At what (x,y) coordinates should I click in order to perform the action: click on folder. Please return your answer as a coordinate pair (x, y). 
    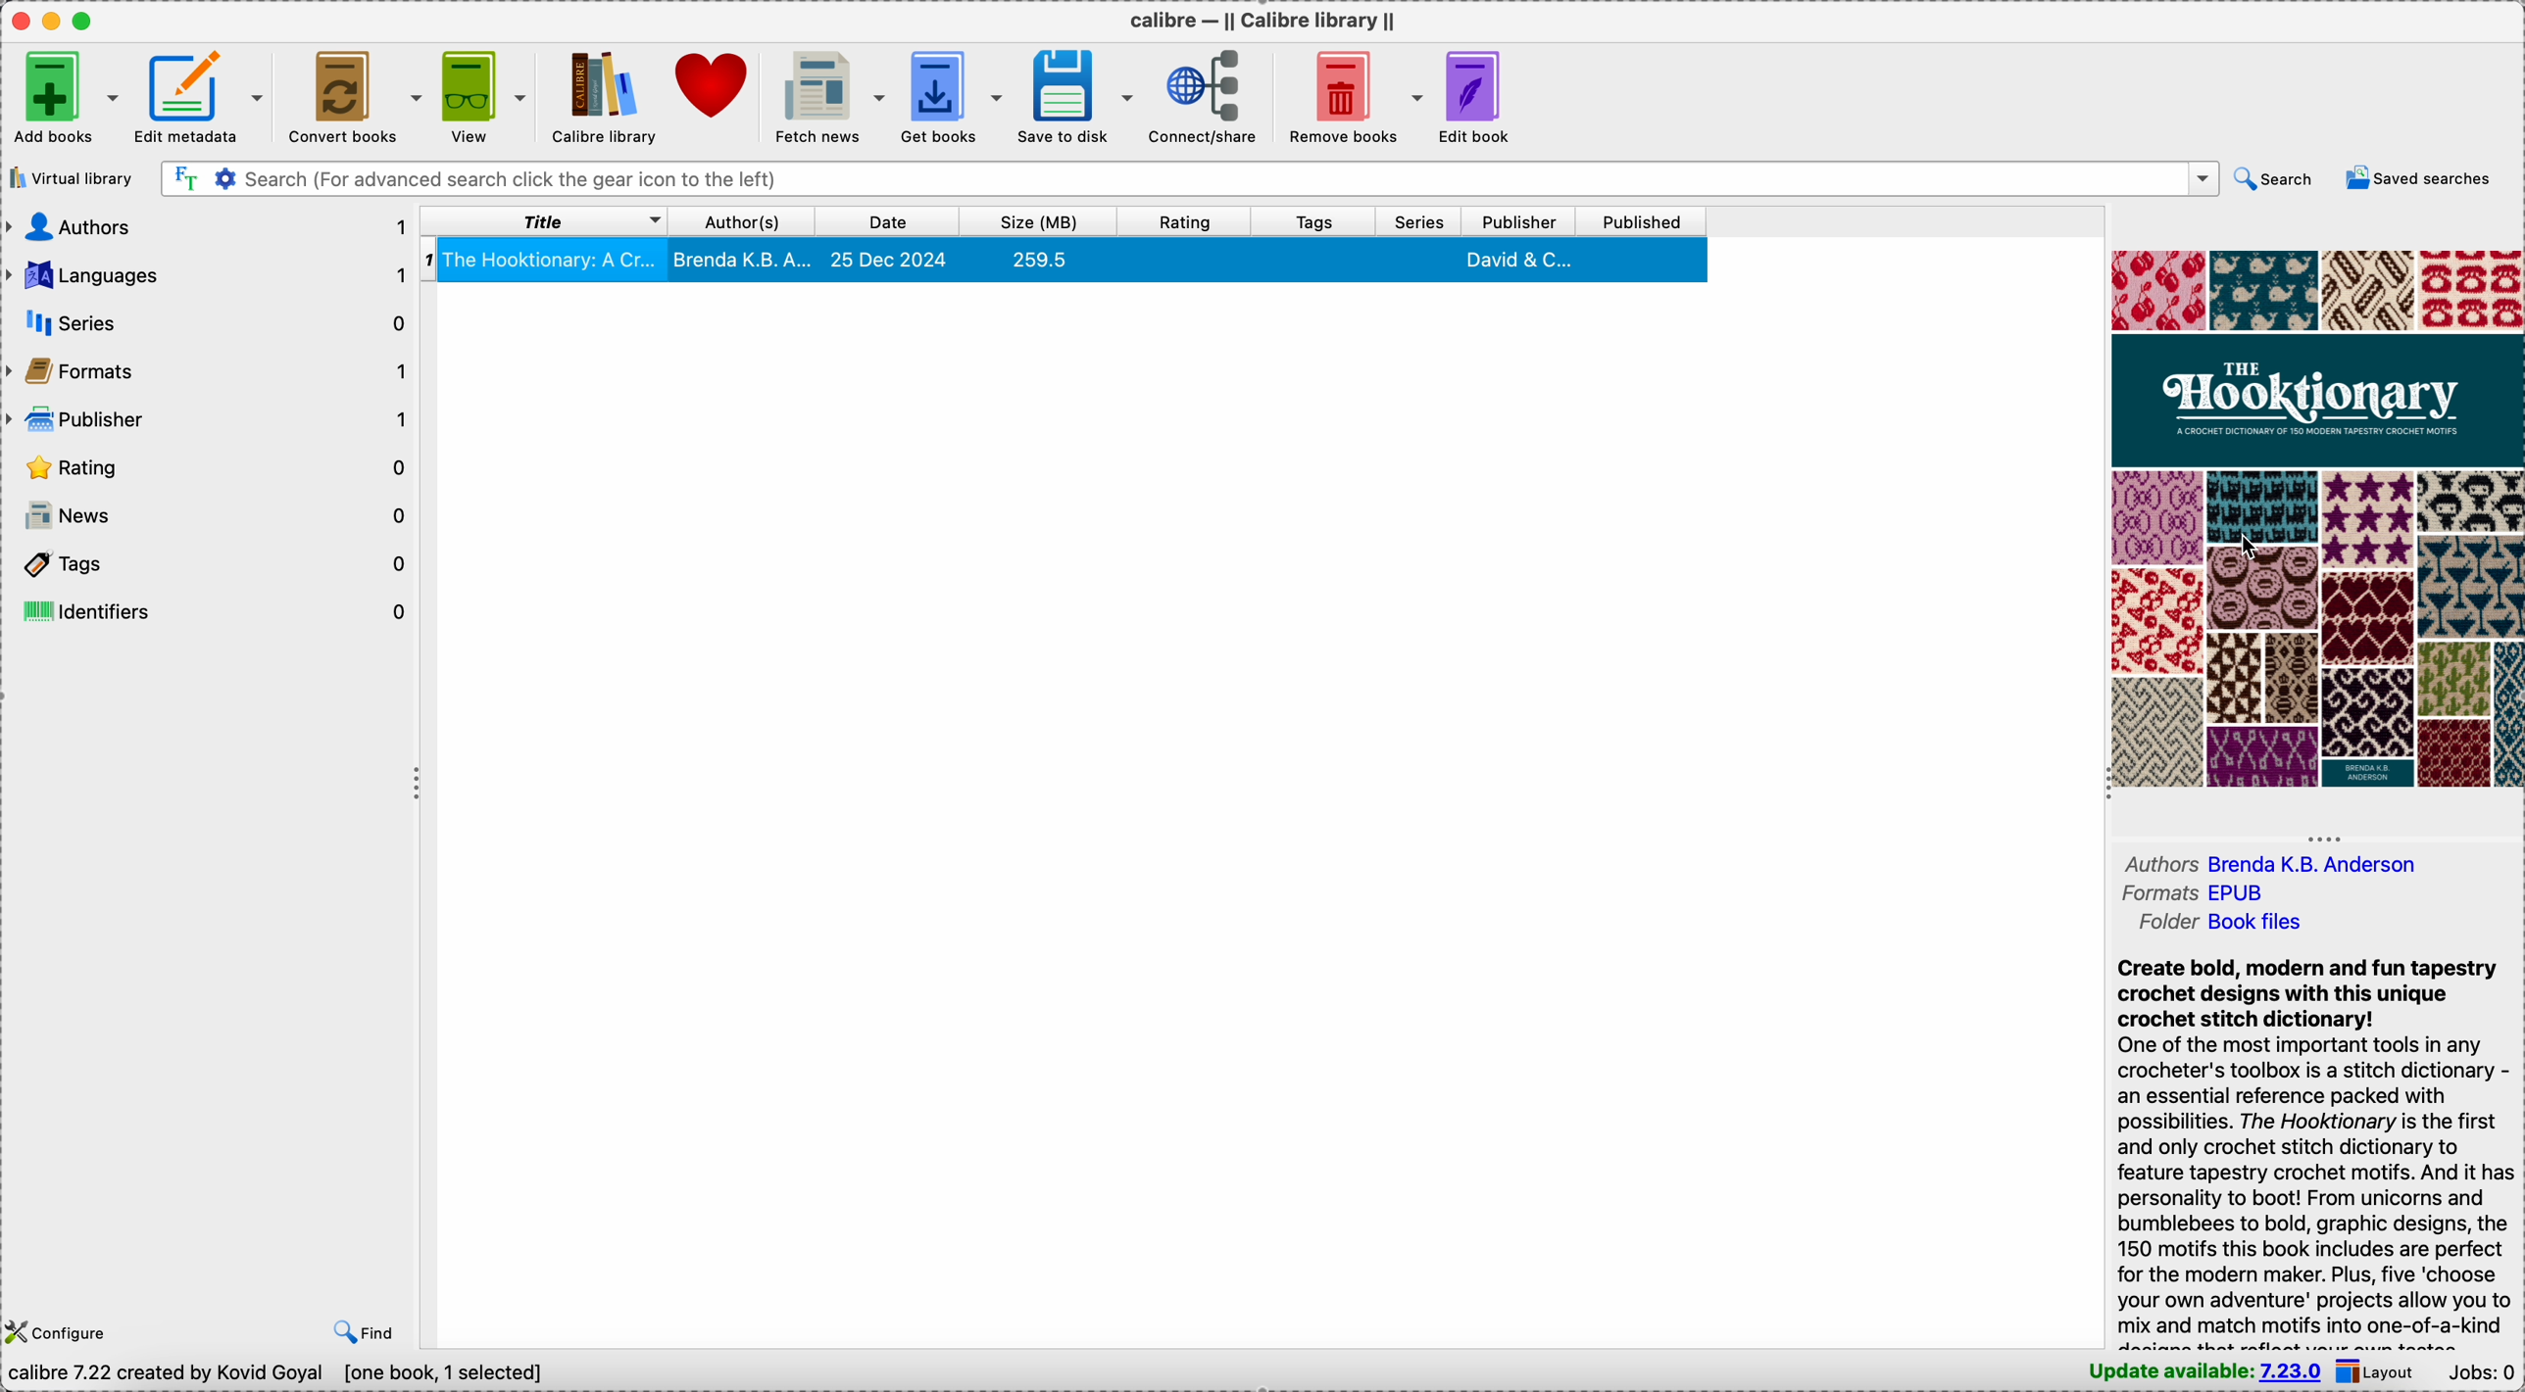
    Looking at the image, I should click on (2227, 925).